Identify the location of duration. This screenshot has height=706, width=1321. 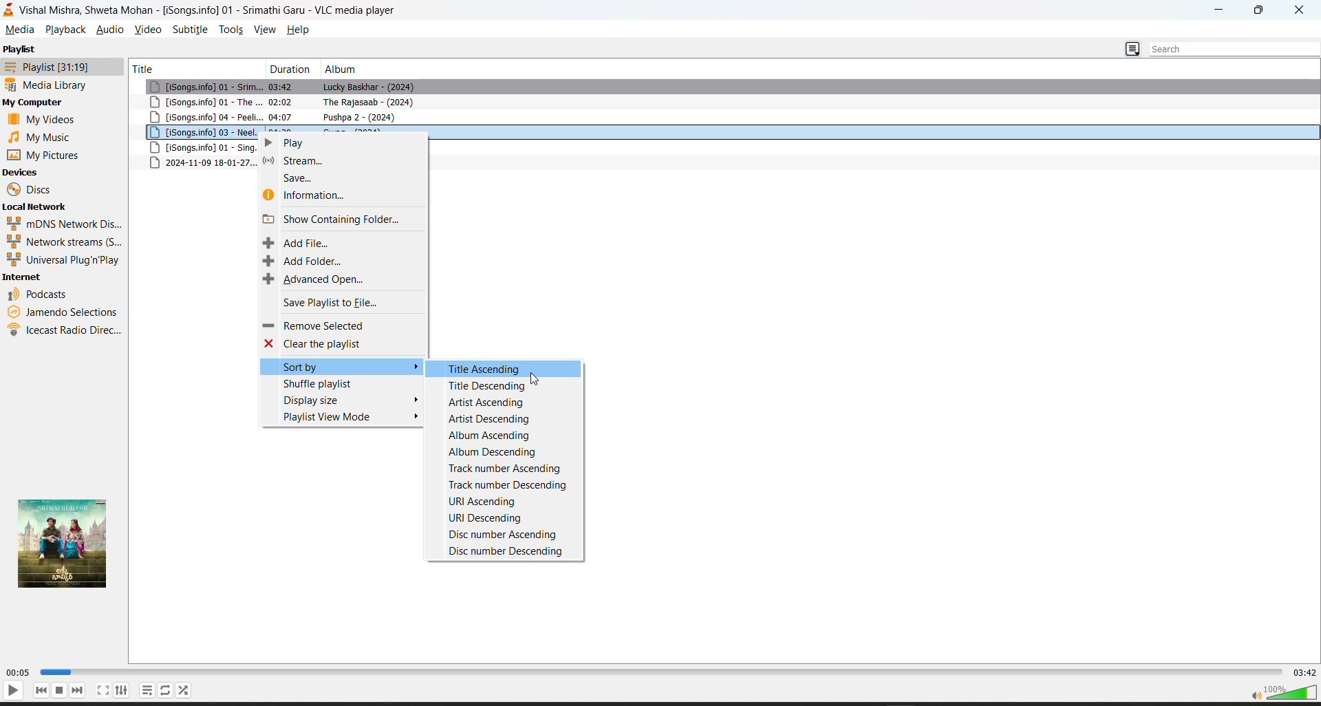
(291, 68).